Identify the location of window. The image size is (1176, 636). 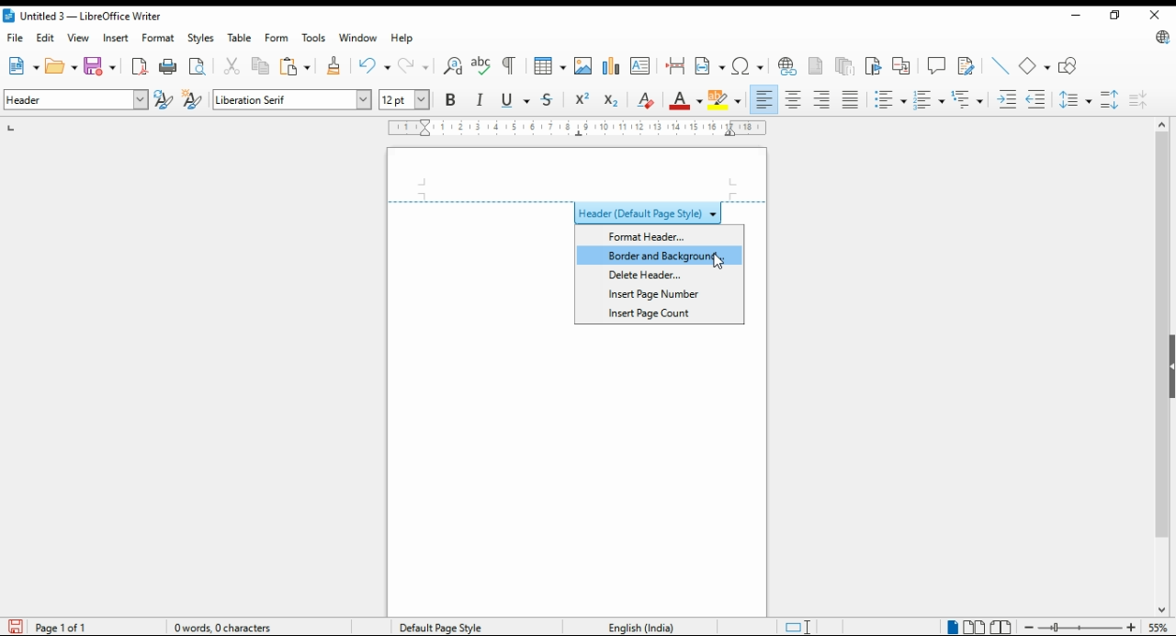
(358, 38).